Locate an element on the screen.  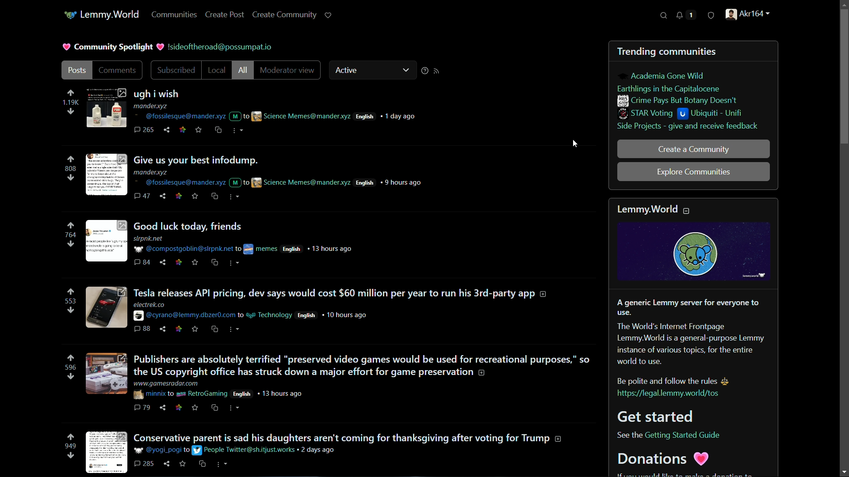
slrpnk.net is located at coordinates (149, 239).